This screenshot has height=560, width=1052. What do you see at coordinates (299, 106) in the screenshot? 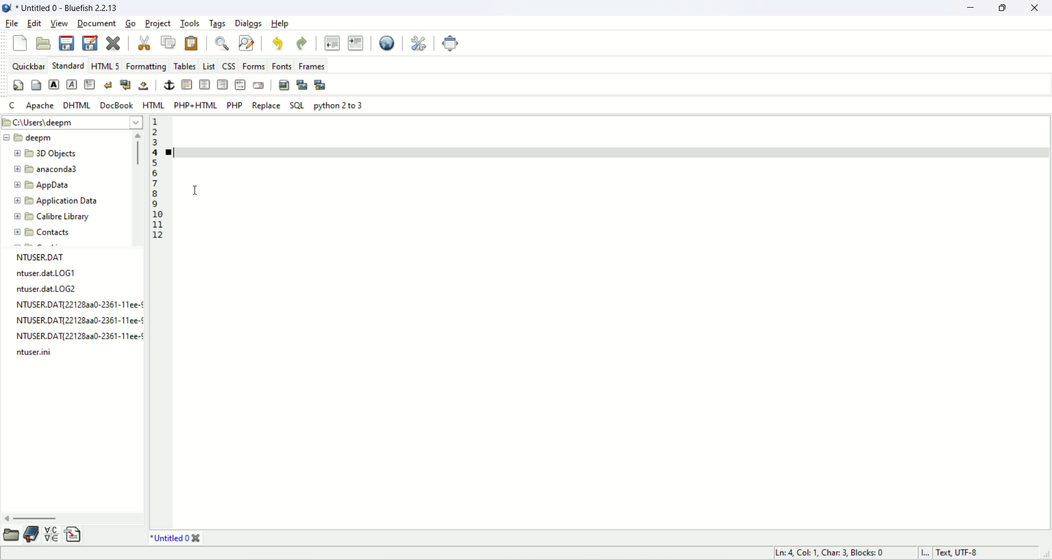
I see `SQL` at bounding box center [299, 106].